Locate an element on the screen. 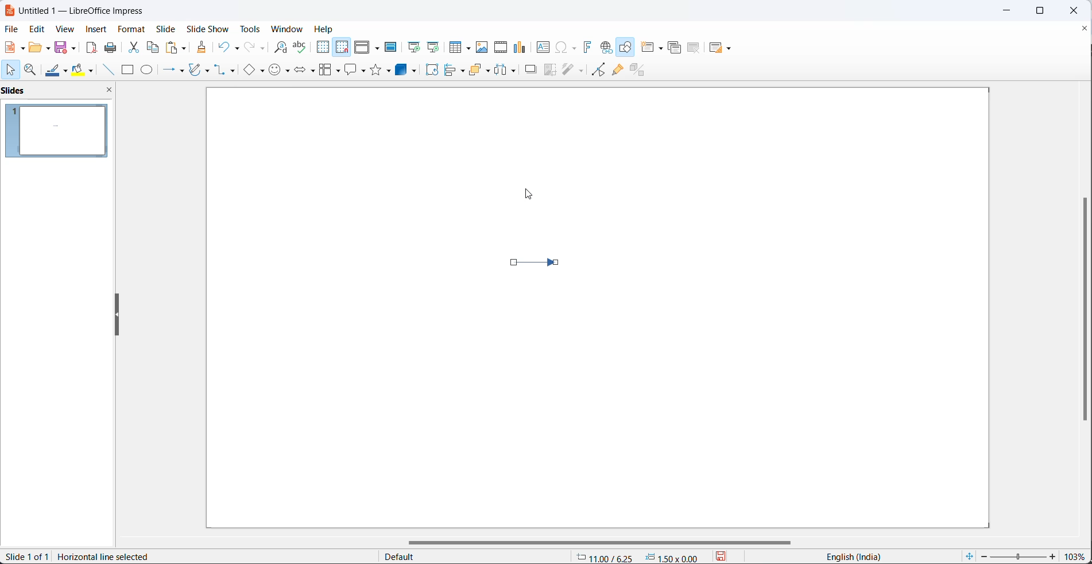 This screenshot has width=1092, height=564. zoom percentage is located at coordinates (1078, 555).